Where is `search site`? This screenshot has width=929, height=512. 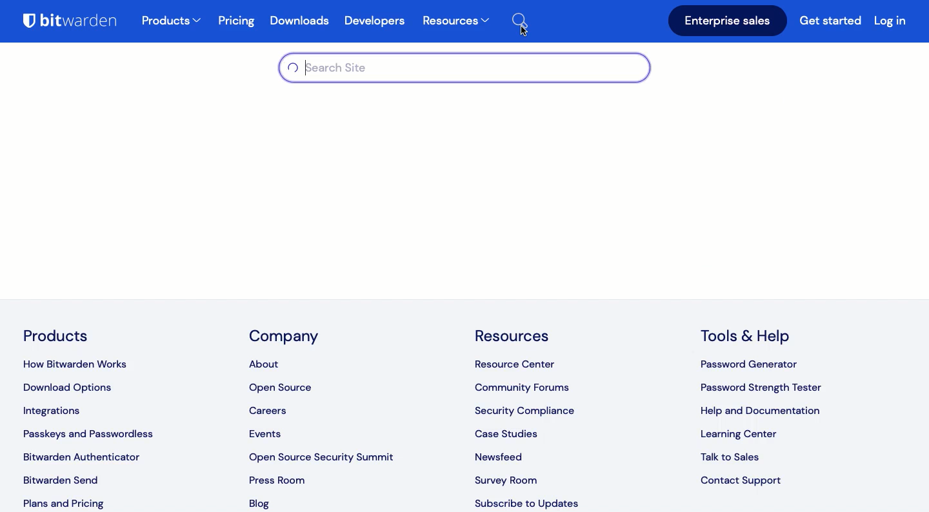 search site is located at coordinates (468, 70).